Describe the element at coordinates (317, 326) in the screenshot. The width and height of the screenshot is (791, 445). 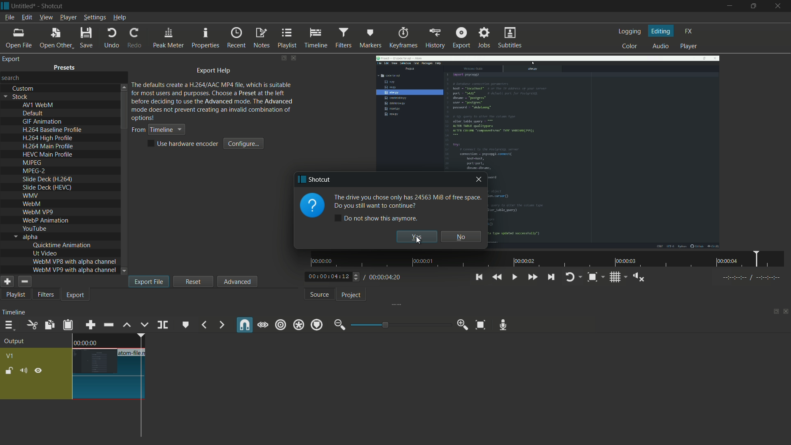
I see `ripple markers` at that location.